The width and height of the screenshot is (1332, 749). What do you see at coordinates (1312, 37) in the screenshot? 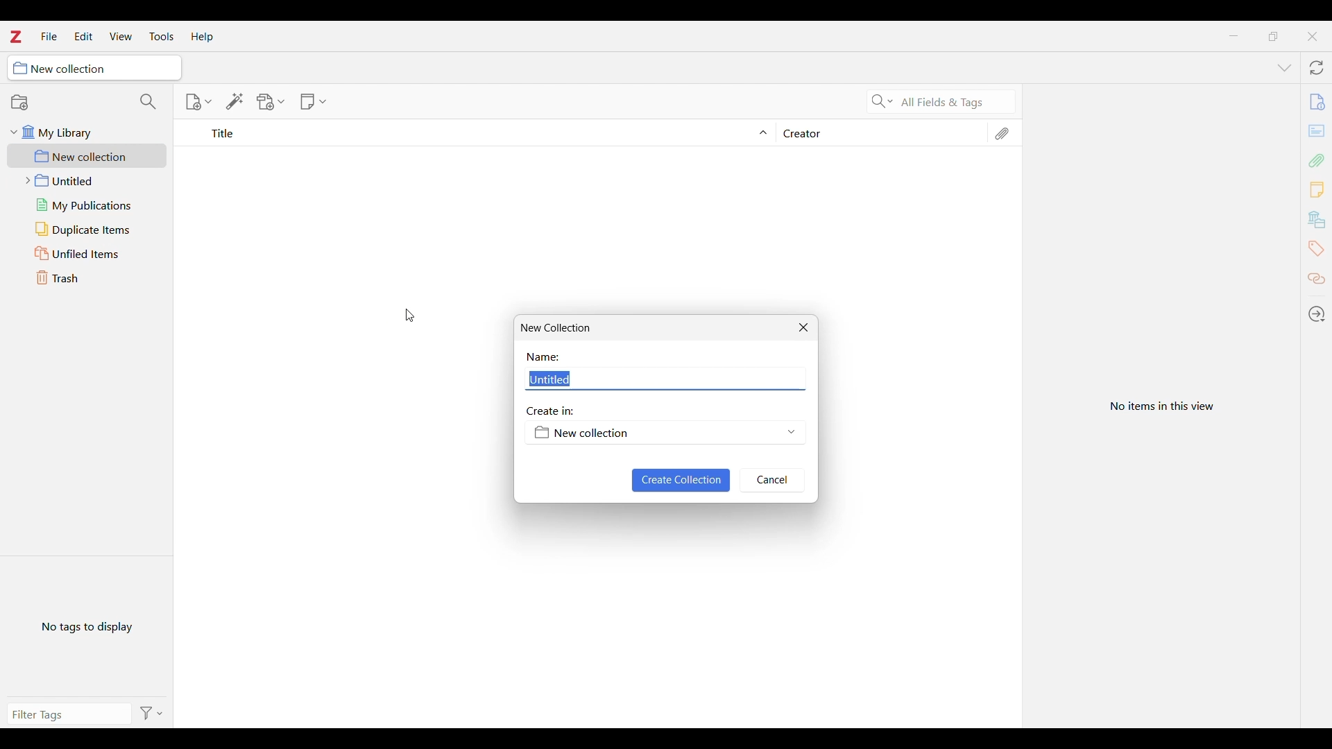
I see `Close interface` at bounding box center [1312, 37].